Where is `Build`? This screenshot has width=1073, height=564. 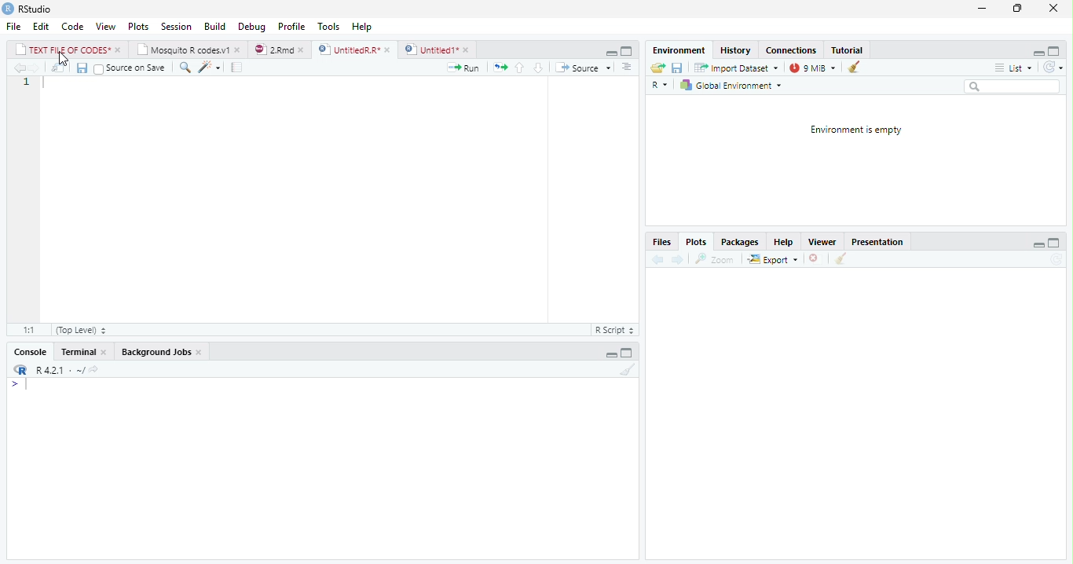
Build is located at coordinates (216, 26).